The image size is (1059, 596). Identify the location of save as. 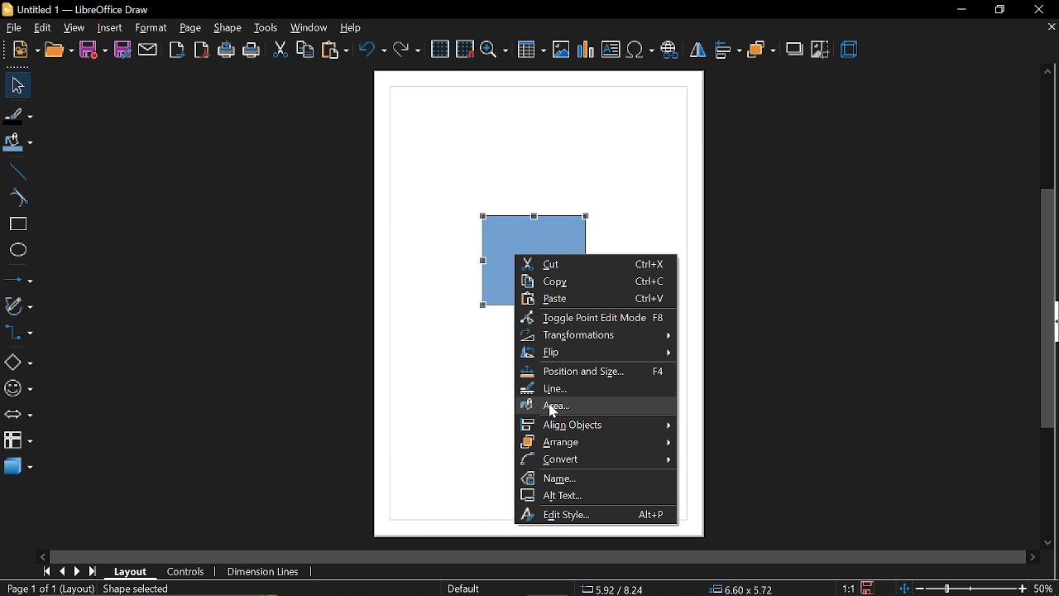
(124, 50).